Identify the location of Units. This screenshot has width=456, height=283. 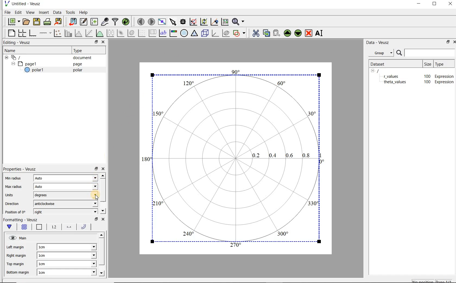
(11, 196).